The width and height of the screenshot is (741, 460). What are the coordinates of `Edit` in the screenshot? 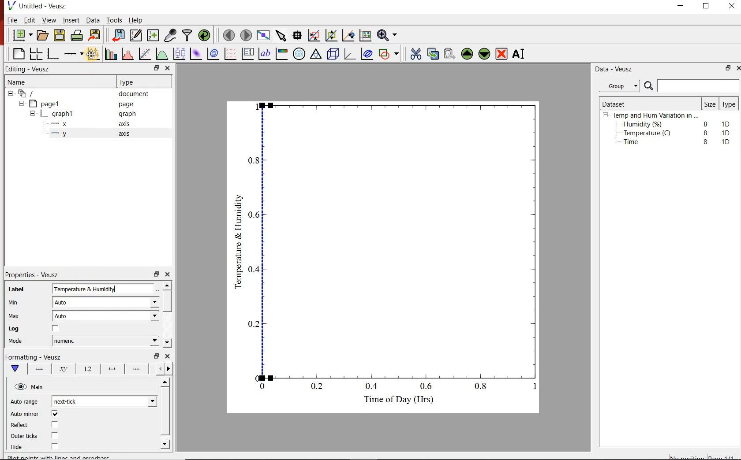 It's located at (30, 21).